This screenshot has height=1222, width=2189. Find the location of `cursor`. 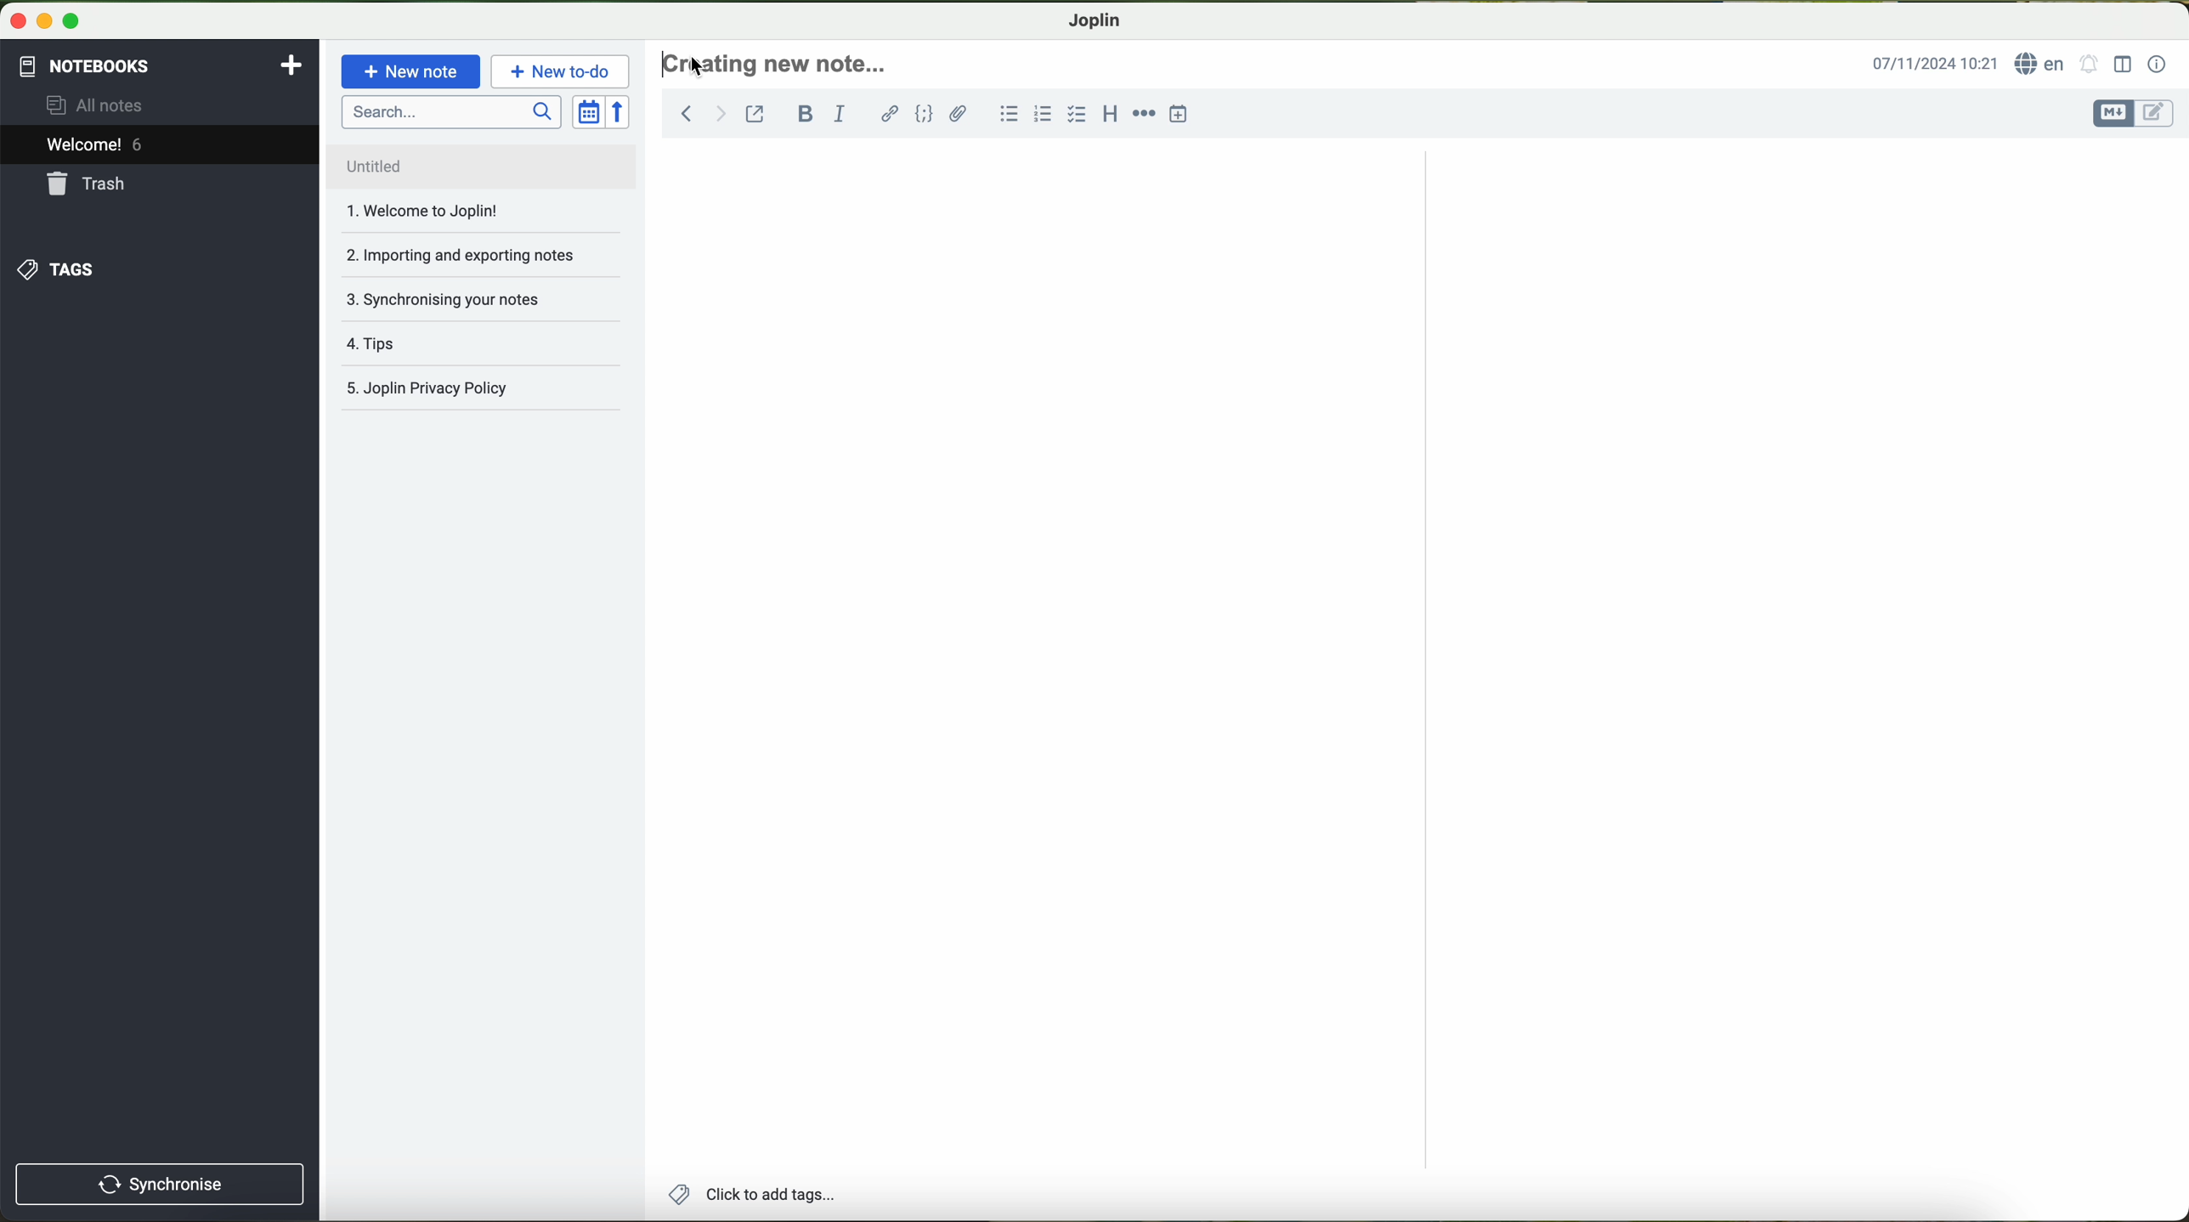

cursor is located at coordinates (701, 71).